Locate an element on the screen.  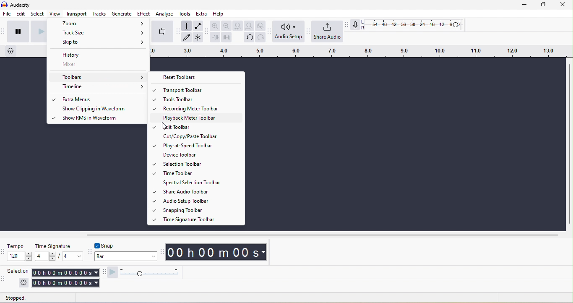
view is located at coordinates (55, 13).